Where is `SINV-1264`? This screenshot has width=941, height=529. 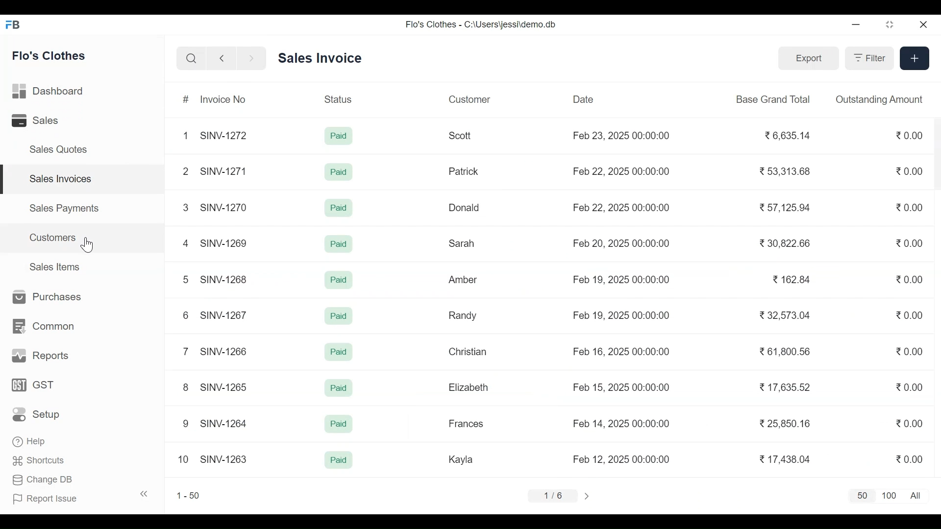
SINV-1264 is located at coordinates (224, 423).